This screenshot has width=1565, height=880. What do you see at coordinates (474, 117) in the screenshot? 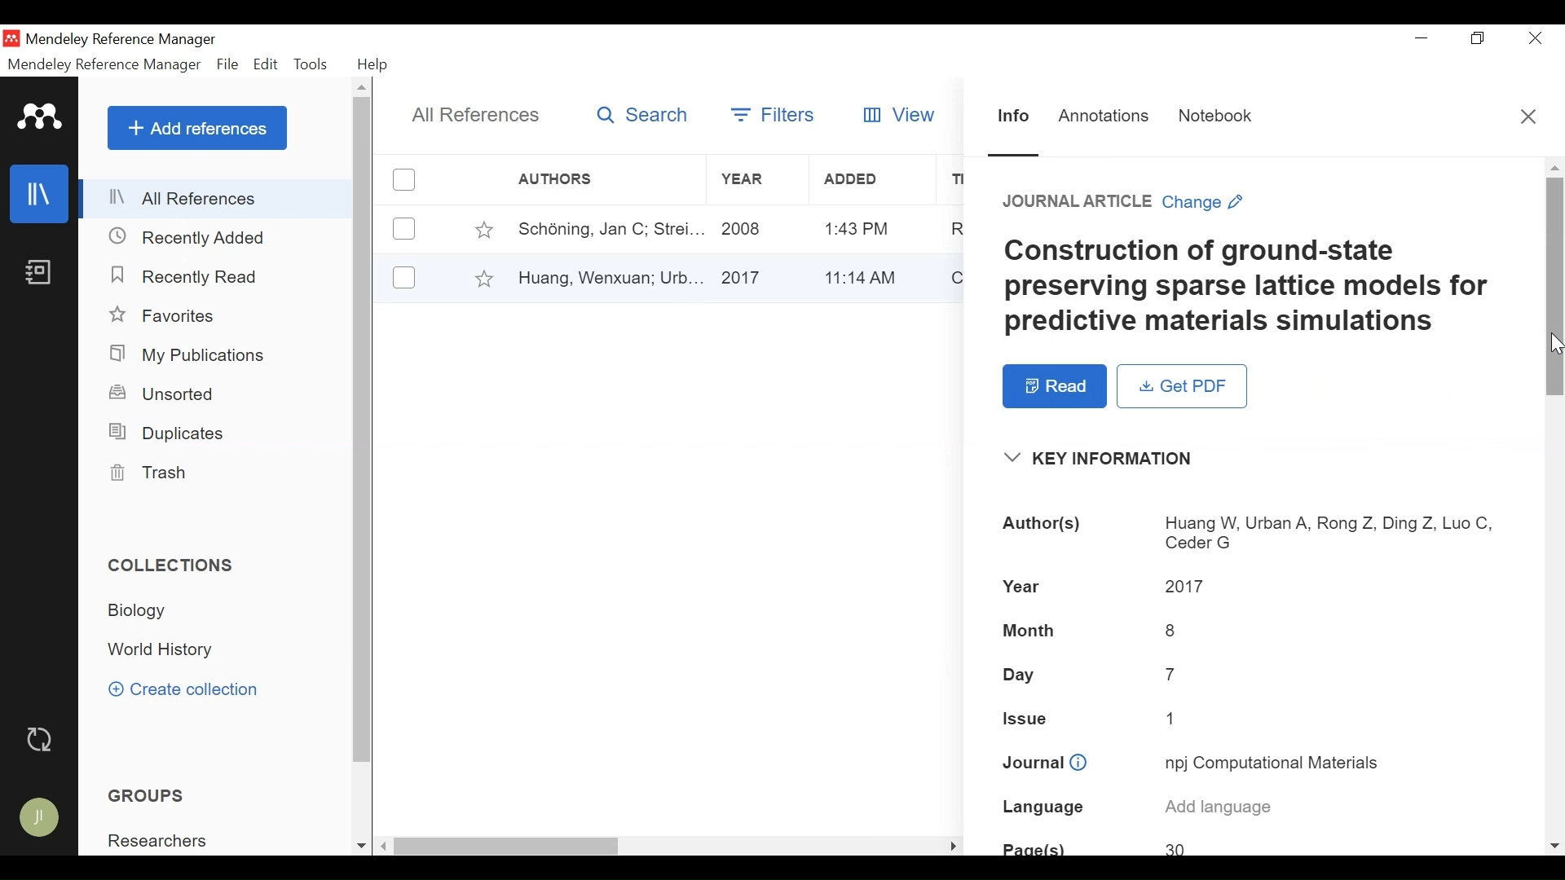
I see `All References` at bounding box center [474, 117].